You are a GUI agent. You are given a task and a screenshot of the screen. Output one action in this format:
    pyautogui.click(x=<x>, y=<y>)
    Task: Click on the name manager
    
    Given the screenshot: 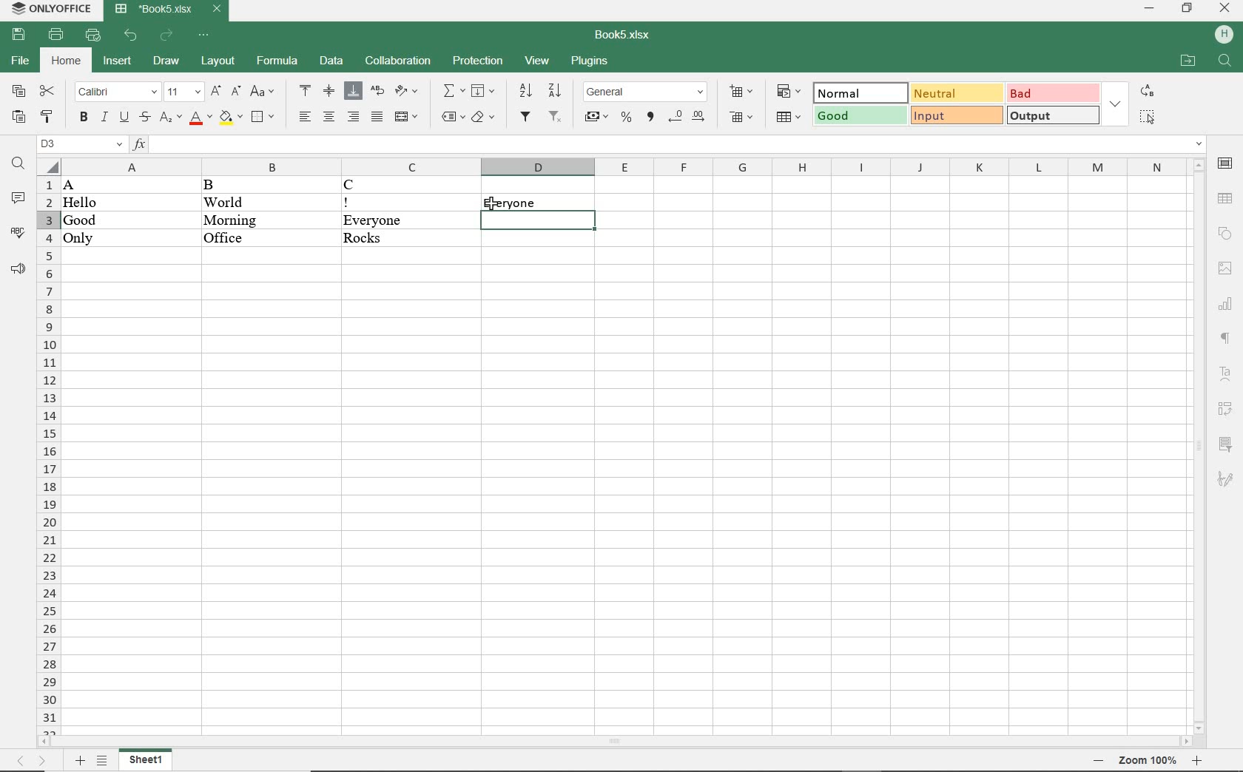 What is the action you would take?
    pyautogui.click(x=81, y=143)
    